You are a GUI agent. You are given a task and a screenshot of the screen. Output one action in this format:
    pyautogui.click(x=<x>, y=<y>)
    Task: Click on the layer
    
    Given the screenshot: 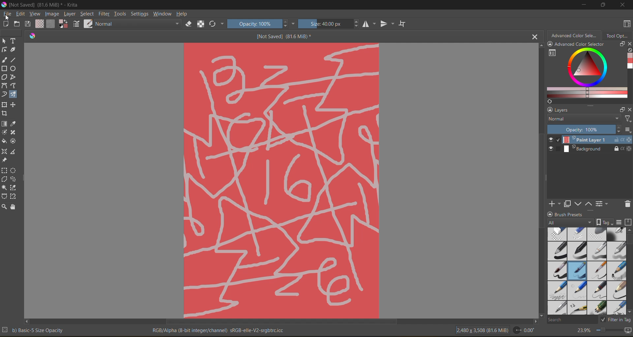 What is the action you would take?
    pyautogui.click(x=70, y=14)
    